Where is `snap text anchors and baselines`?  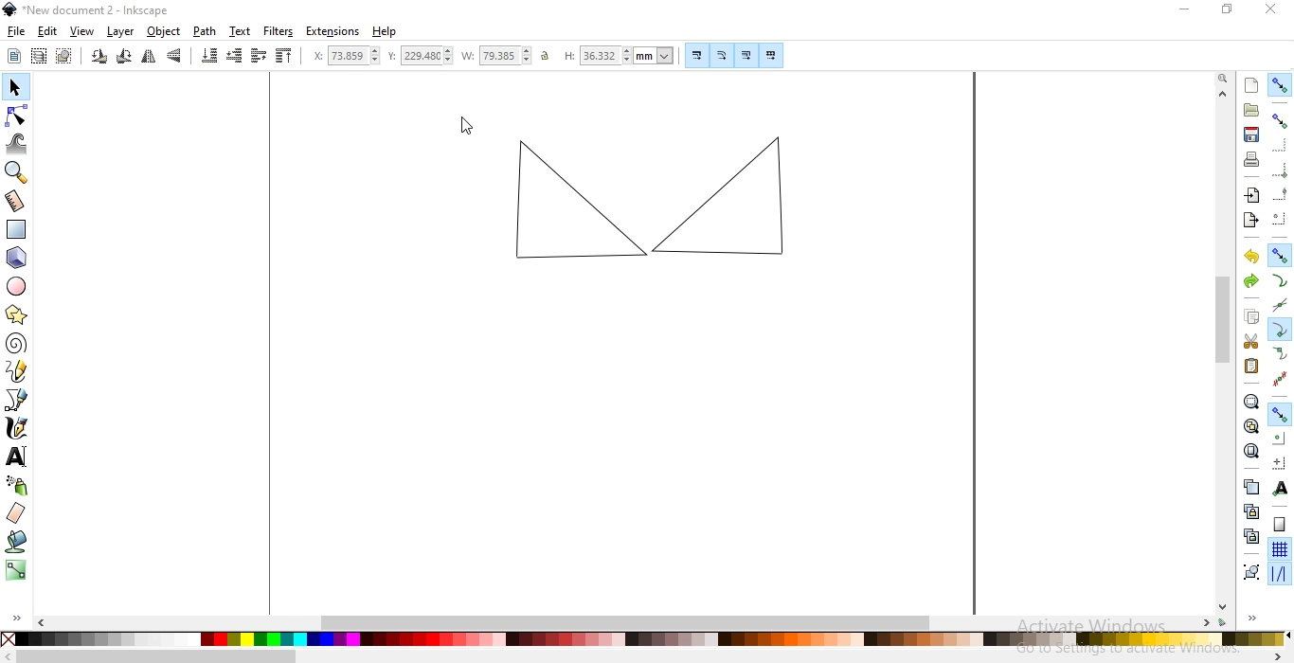
snap text anchors and baselines is located at coordinates (1282, 487).